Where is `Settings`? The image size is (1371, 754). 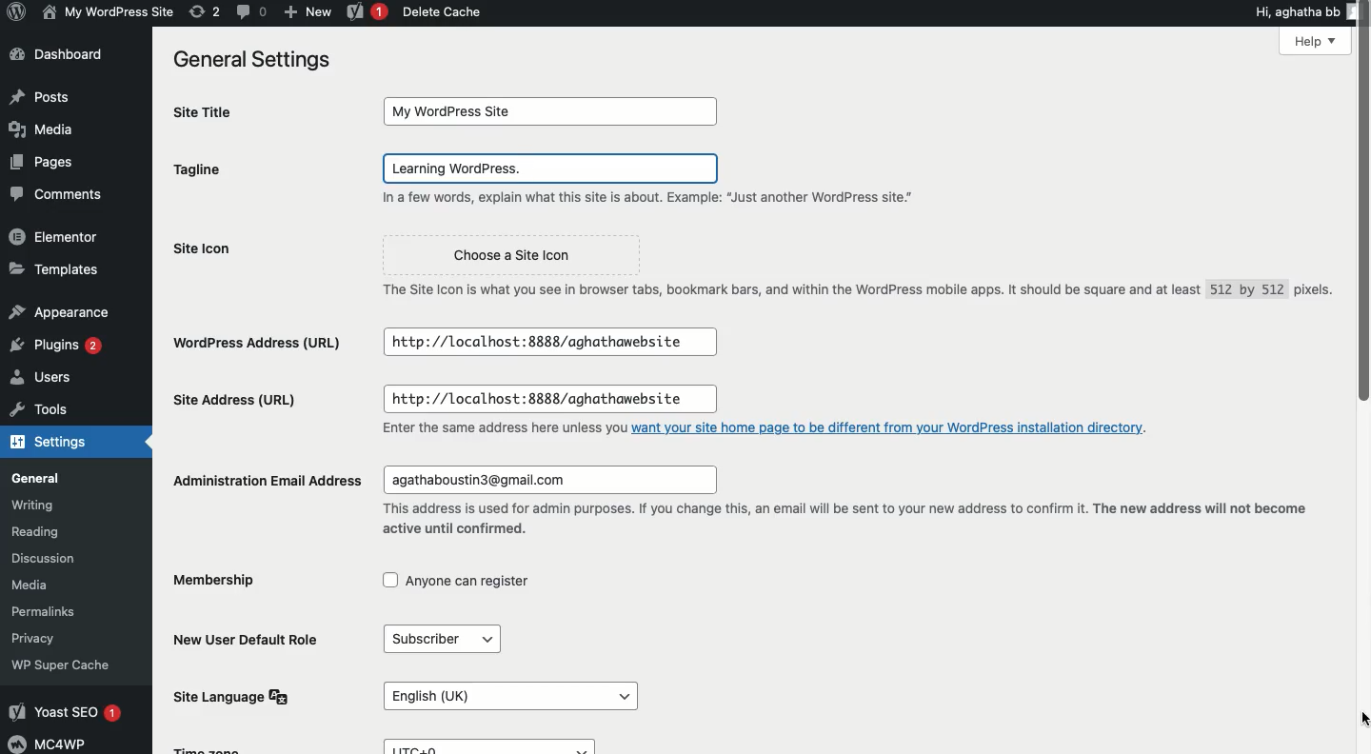 Settings is located at coordinates (69, 445).